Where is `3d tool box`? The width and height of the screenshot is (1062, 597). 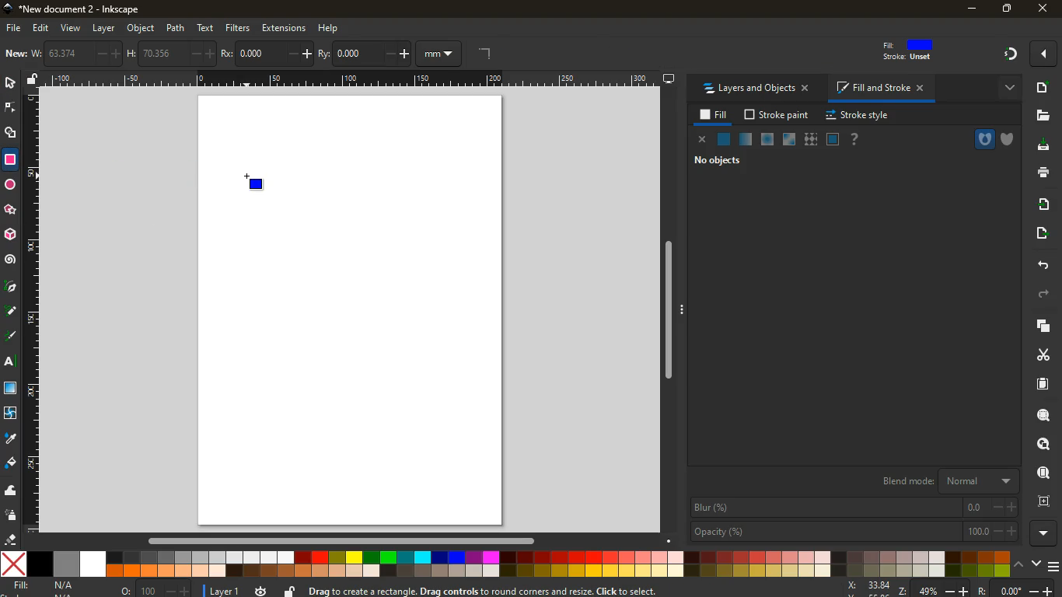
3d tool box is located at coordinates (10, 236).